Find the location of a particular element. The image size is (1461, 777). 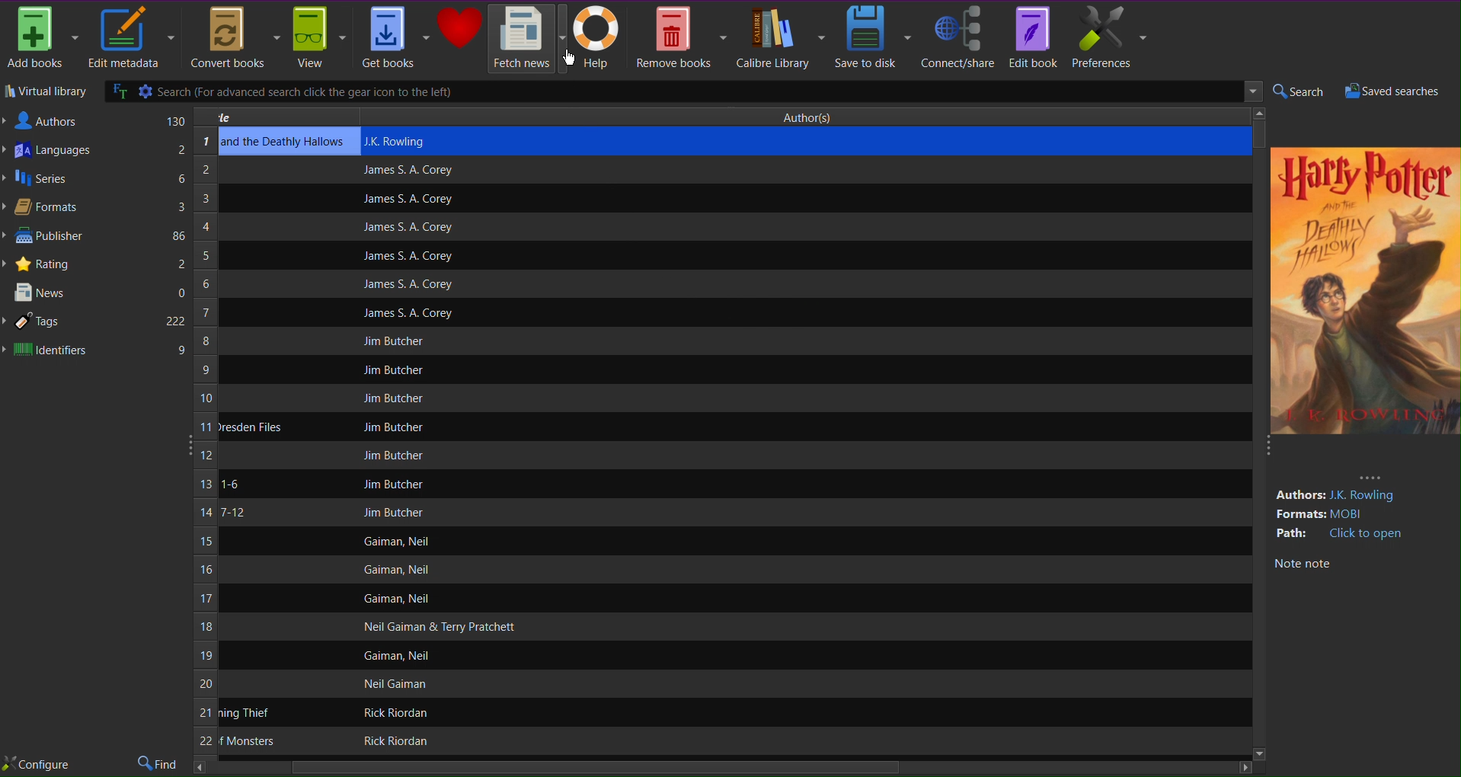

Calibre Library is located at coordinates (780, 37).